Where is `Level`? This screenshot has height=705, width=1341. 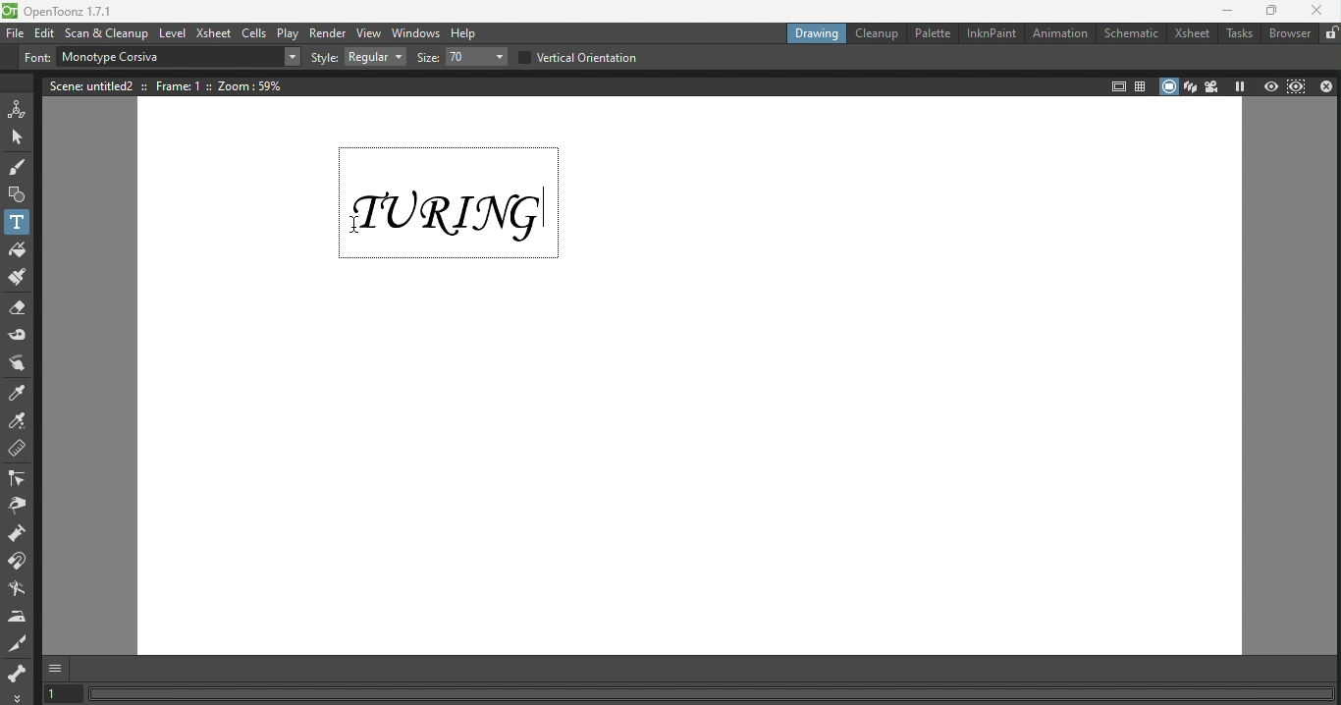
Level is located at coordinates (175, 35).